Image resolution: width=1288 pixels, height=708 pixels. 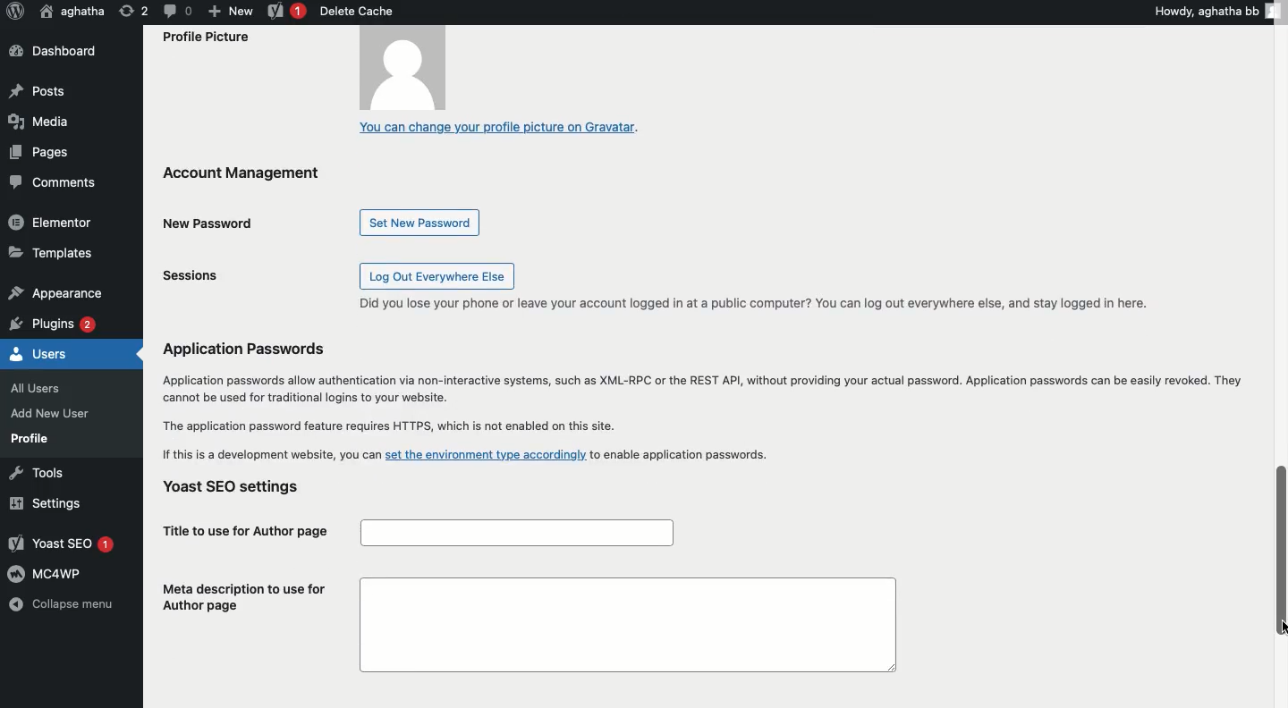 I want to click on New, so click(x=230, y=10).